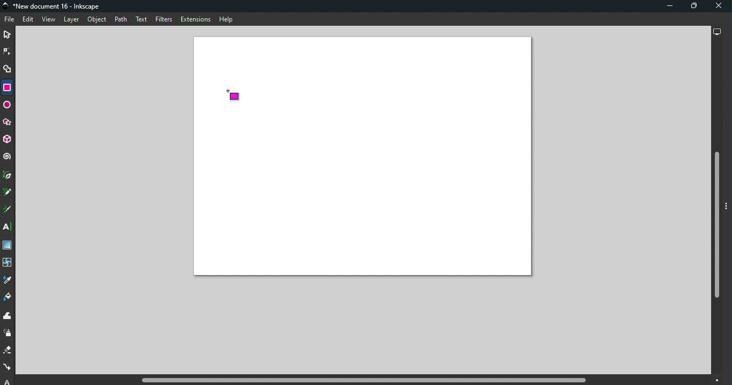 The height and width of the screenshot is (385, 732). Describe the element at coordinates (121, 20) in the screenshot. I see `Path` at that location.